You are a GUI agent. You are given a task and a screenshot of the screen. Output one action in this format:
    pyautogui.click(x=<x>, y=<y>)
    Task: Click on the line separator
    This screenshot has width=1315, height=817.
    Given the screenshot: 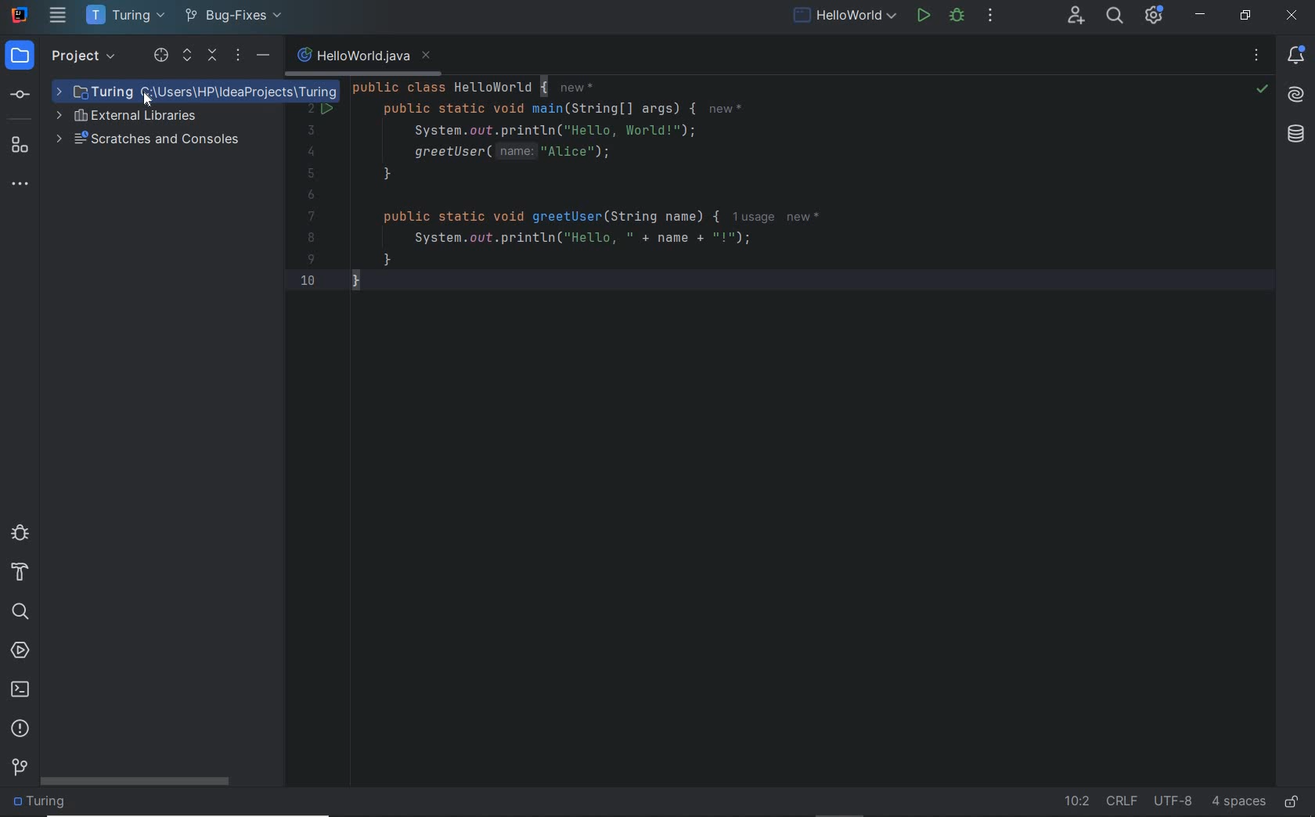 What is the action you would take?
    pyautogui.click(x=1124, y=802)
    